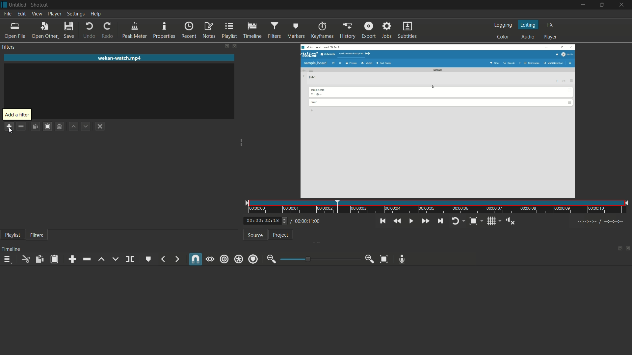  What do you see at coordinates (396, 221) in the screenshot?
I see `quickly play backward` at bounding box center [396, 221].